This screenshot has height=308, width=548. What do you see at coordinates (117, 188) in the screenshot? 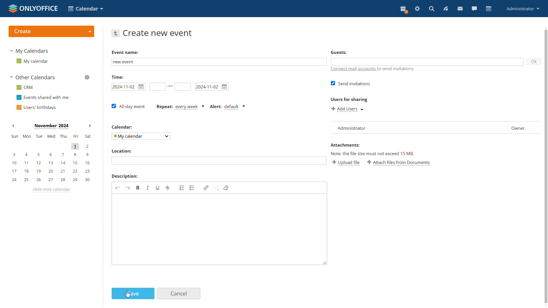
I see `undo` at bounding box center [117, 188].